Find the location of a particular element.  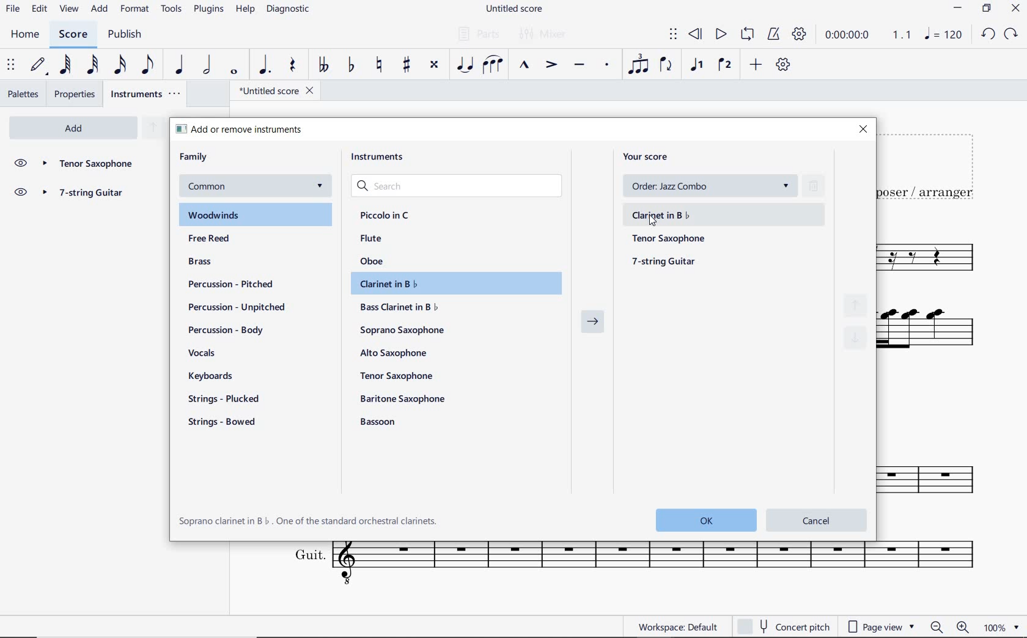

free reed is located at coordinates (233, 240).